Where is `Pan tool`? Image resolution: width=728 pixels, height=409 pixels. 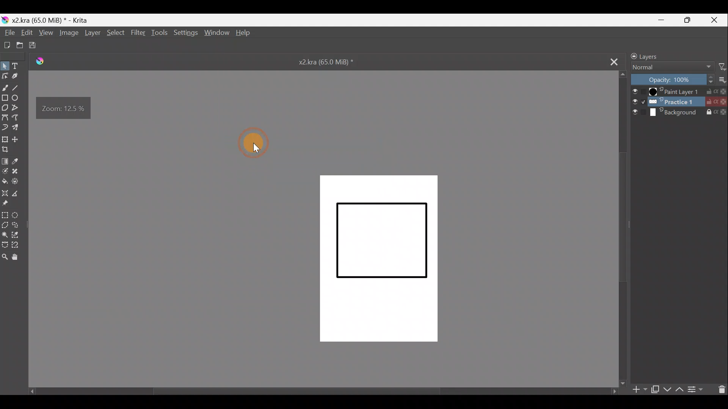
Pan tool is located at coordinates (21, 258).